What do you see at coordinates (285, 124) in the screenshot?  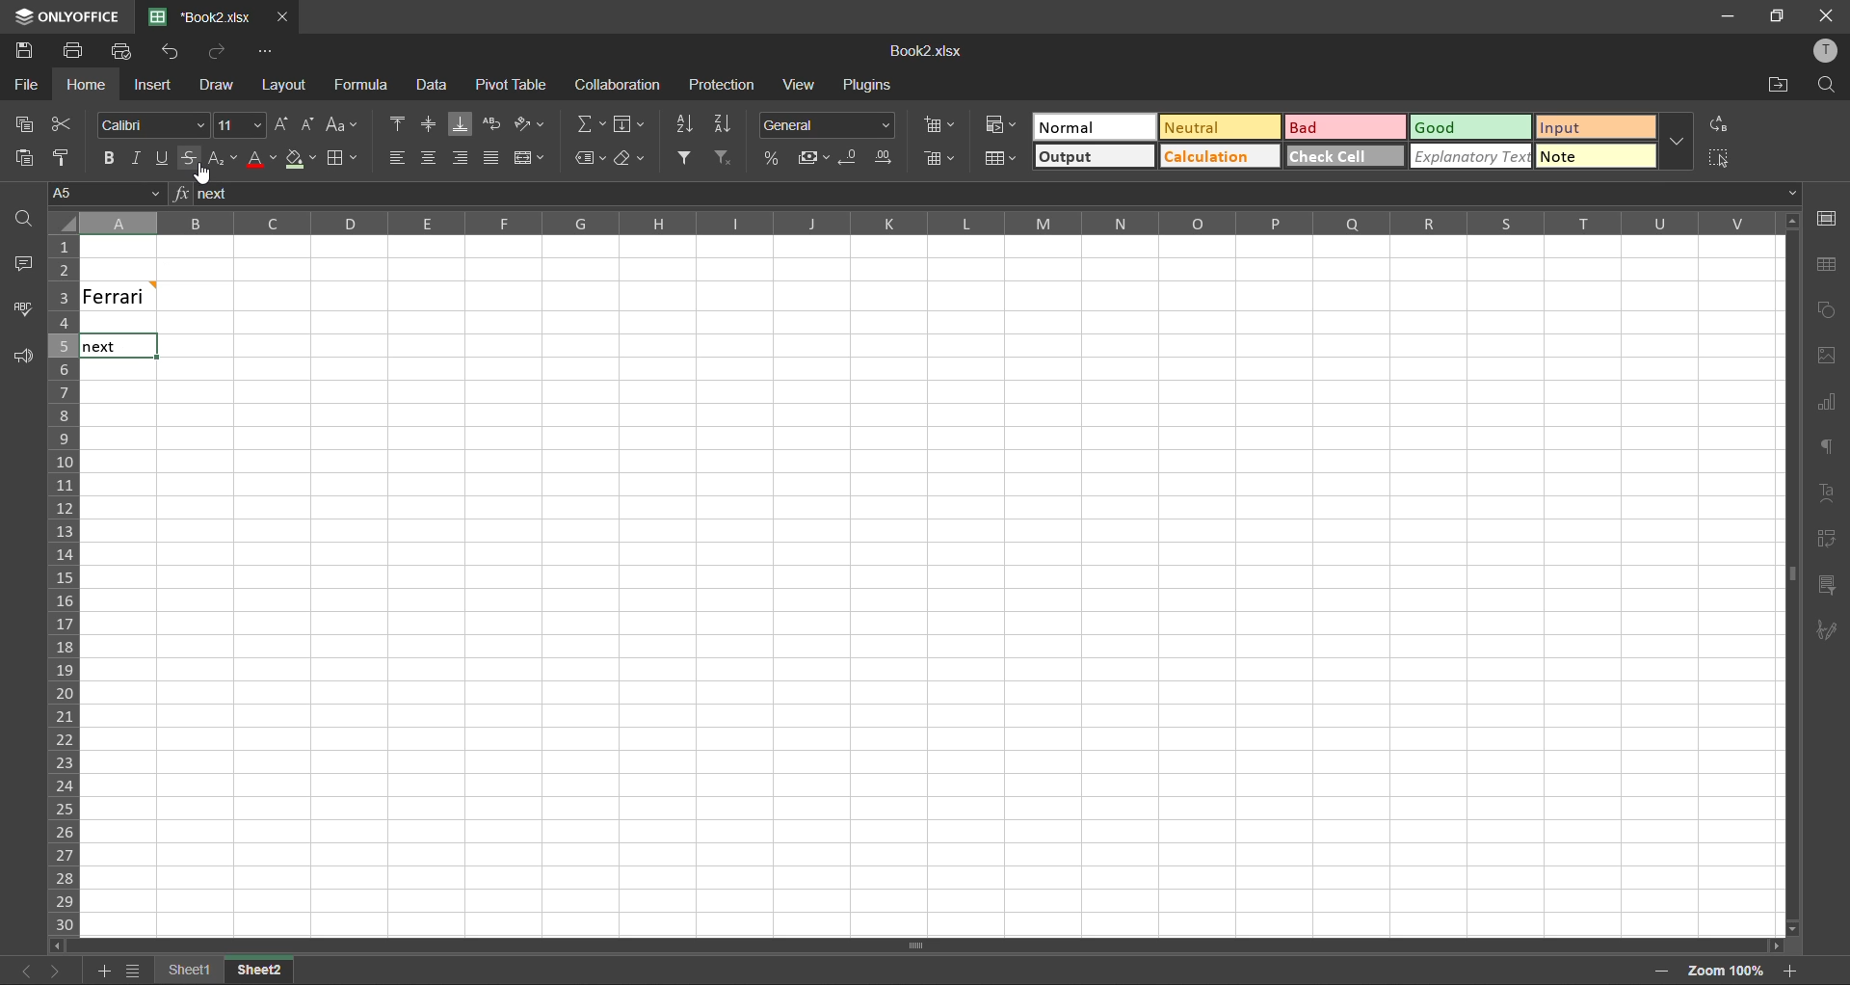 I see `increment size` at bounding box center [285, 124].